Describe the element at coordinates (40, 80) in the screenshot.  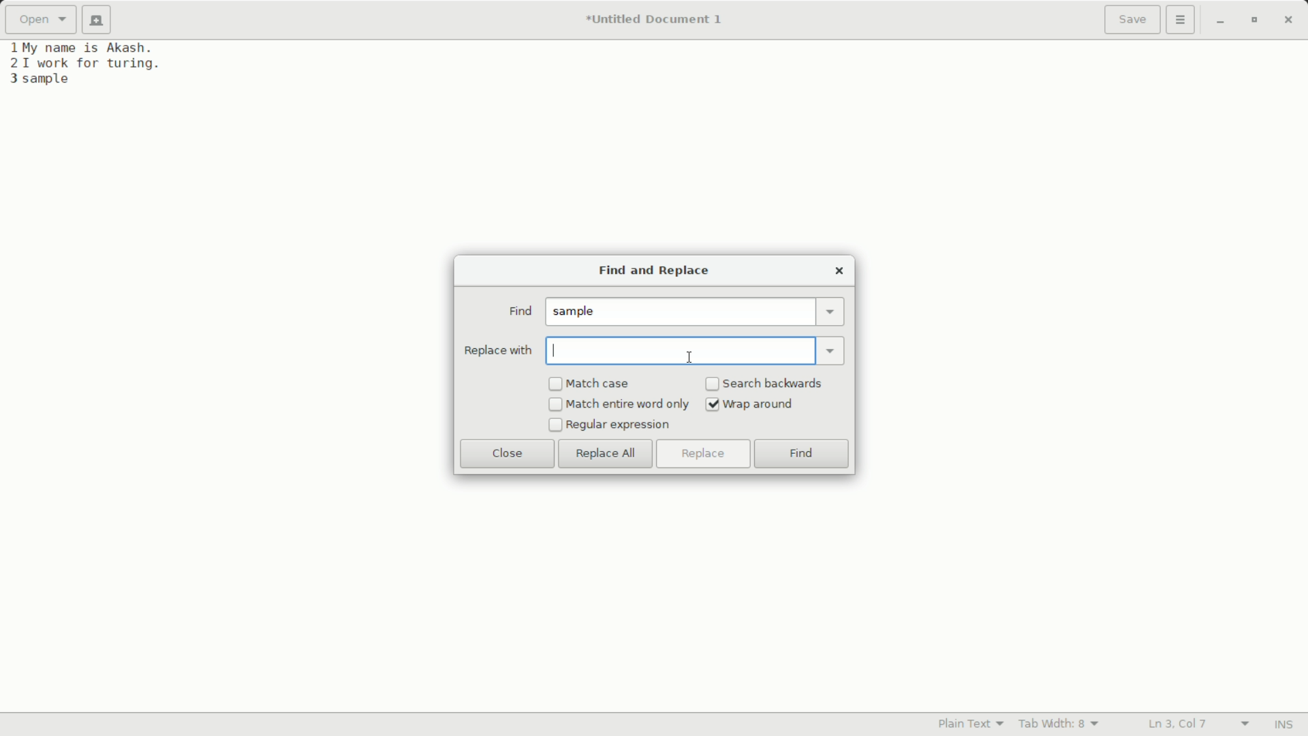
I see `3 sample` at that location.